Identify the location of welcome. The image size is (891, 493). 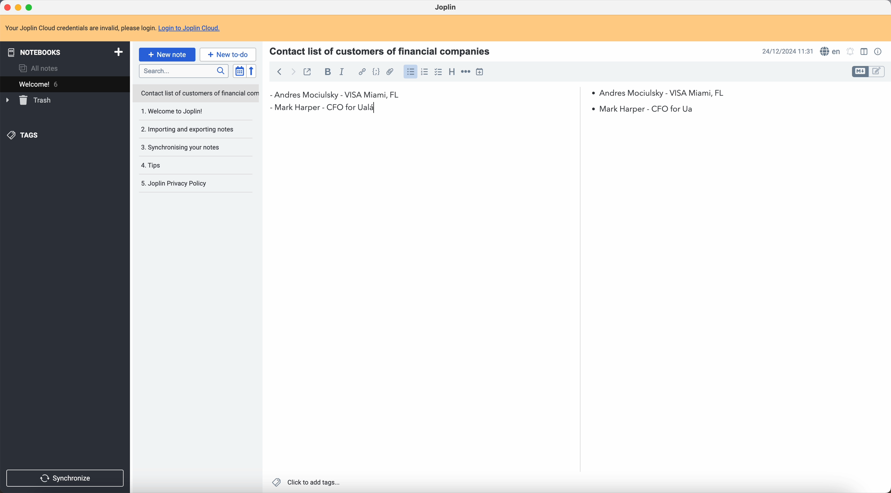
(58, 84).